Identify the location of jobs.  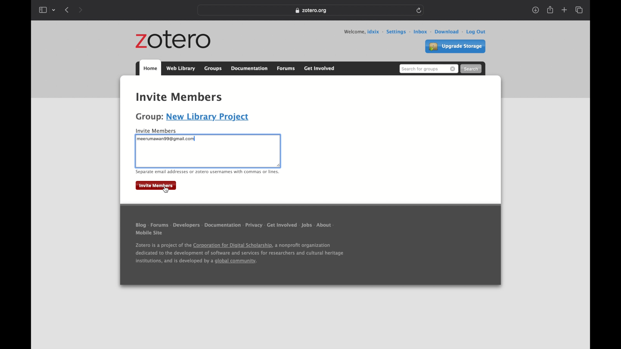
(306, 226).